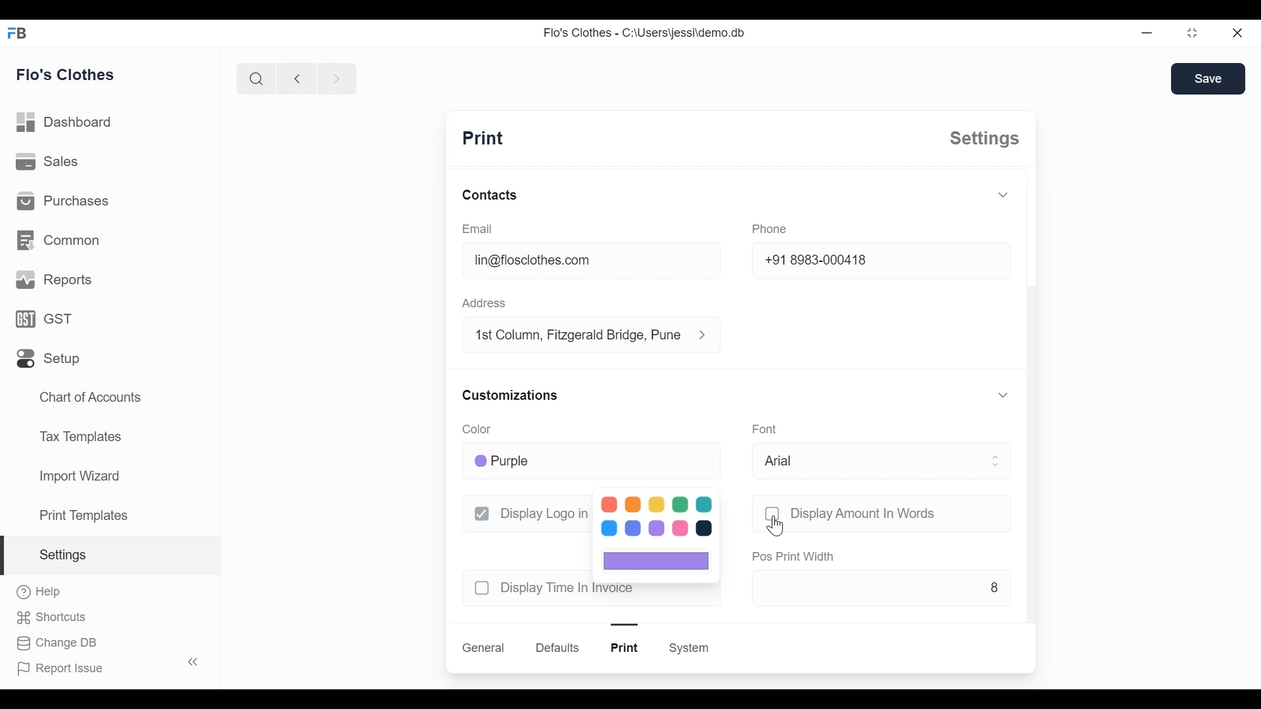 The width and height of the screenshot is (1261, 709). I want to click on flo's clothes, so click(66, 74).